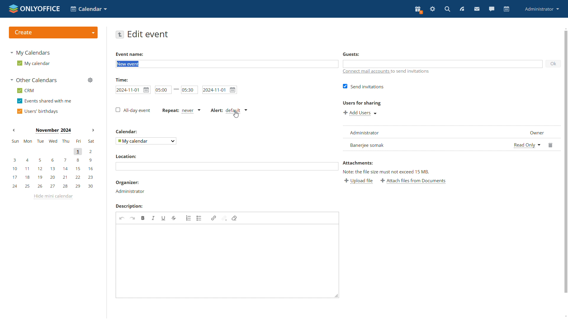  What do you see at coordinates (163, 90) in the screenshot?
I see `start time` at bounding box center [163, 90].